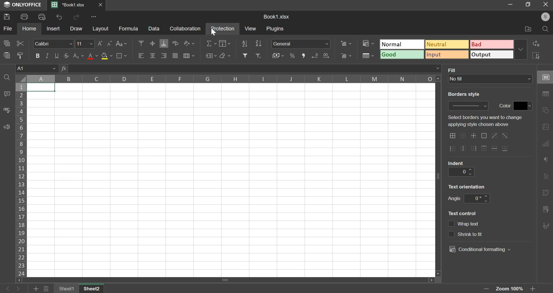  What do you see at coordinates (258, 43) in the screenshot?
I see `sort descending` at bounding box center [258, 43].